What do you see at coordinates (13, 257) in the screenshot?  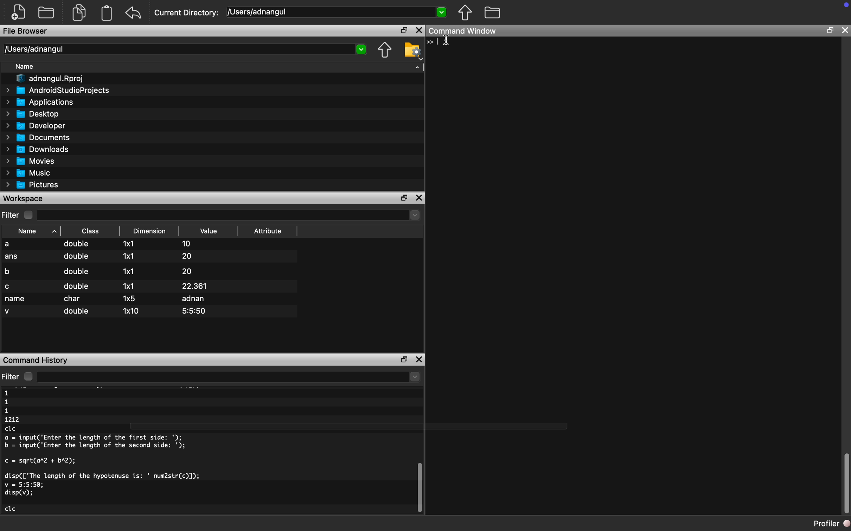 I see `ans` at bounding box center [13, 257].